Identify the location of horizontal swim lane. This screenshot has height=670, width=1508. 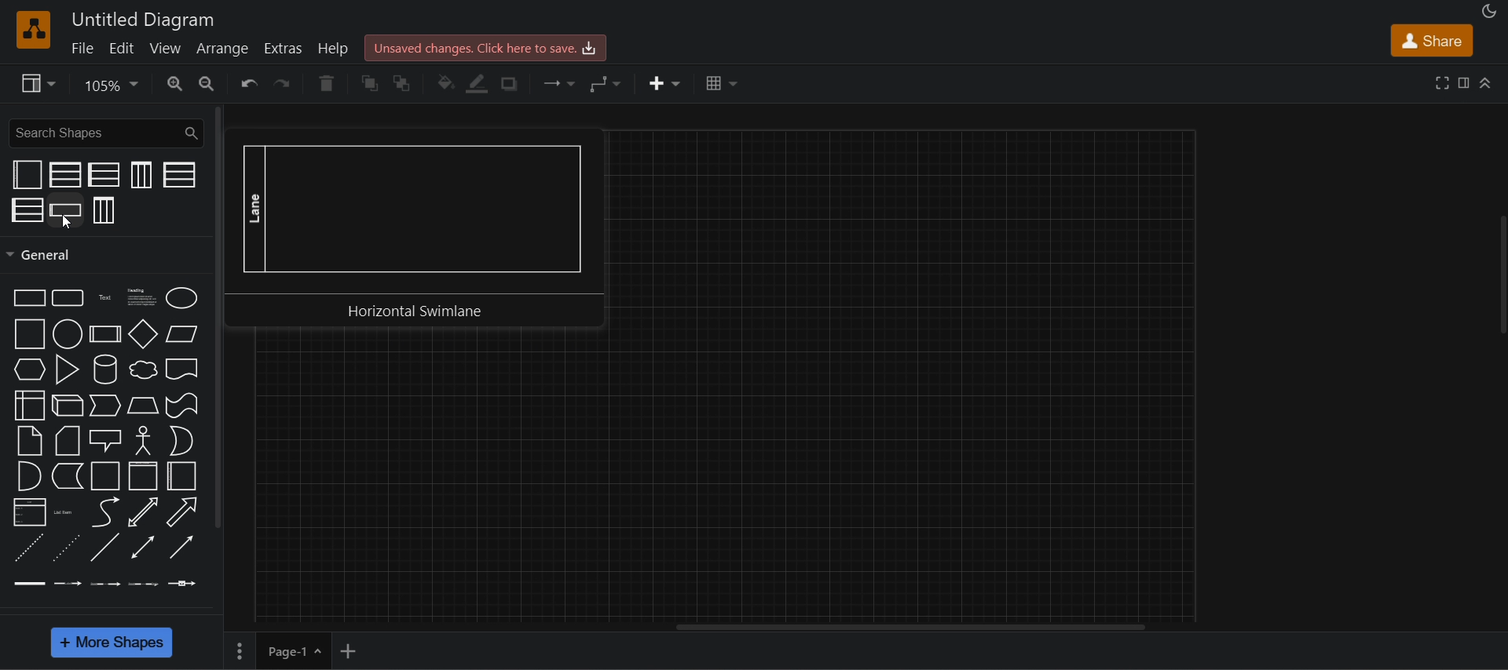
(66, 209).